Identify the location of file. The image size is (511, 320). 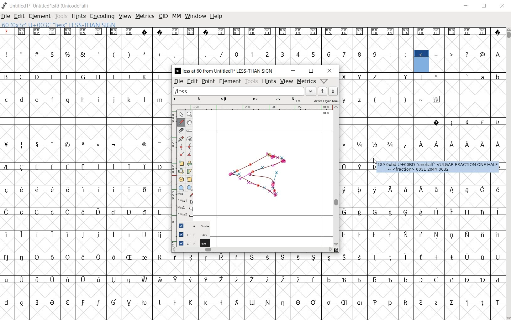
(6, 16).